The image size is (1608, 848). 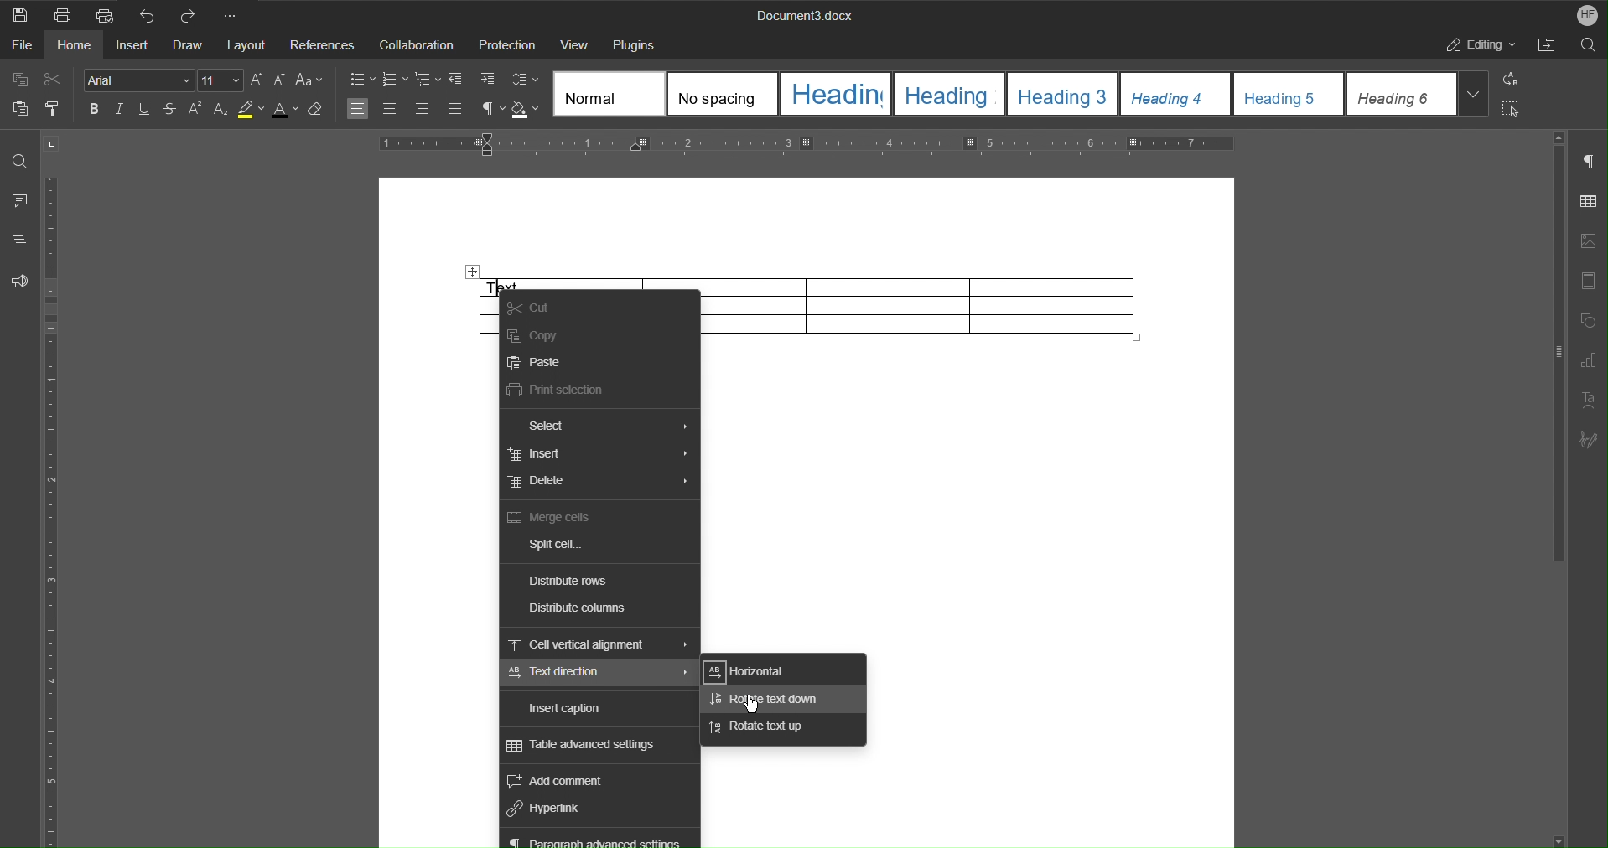 What do you see at coordinates (270, 82) in the screenshot?
I see `Font size` at bounding box center [270, 82].